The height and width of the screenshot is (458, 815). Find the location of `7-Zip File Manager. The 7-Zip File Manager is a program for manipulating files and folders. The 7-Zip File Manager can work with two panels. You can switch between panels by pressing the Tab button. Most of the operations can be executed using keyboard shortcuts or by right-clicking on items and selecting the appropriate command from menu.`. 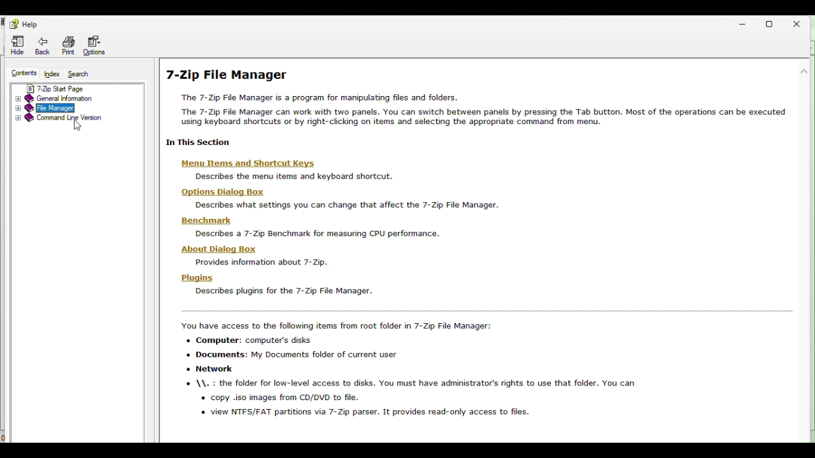

7-Zip File Manager. The 7-Zip File Manager is a program for manipulating files and folders. The 7-Zip File Manager can work with two panels. You can switch between panels by pressing the Tab button. Most of the operations can be executed using keyboard shortcuts or by right-clicking on items and selecting the appropriate command from menu. is located at coordinates (477, 108).